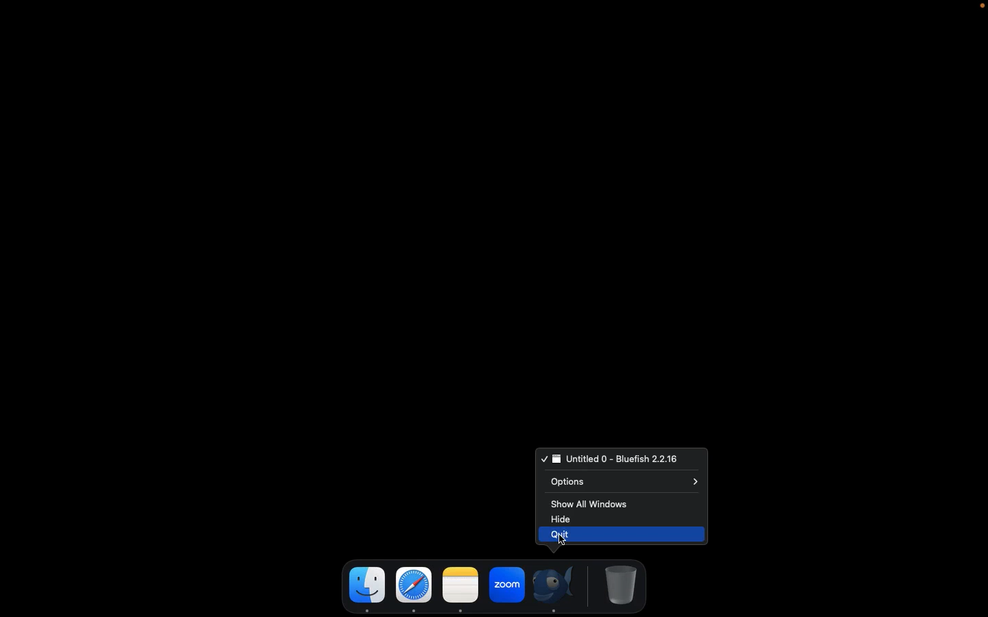 This screenshot has width=988, height=617. I want to click on note, so click(460, 583).